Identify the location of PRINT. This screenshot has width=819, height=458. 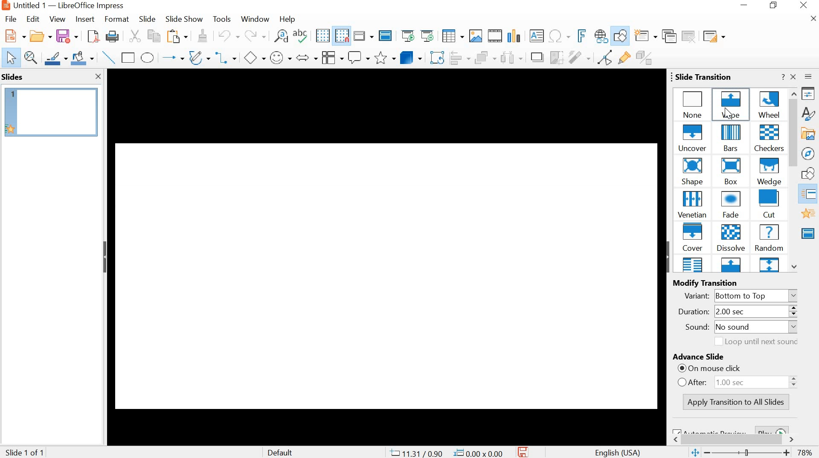
(113, 37).